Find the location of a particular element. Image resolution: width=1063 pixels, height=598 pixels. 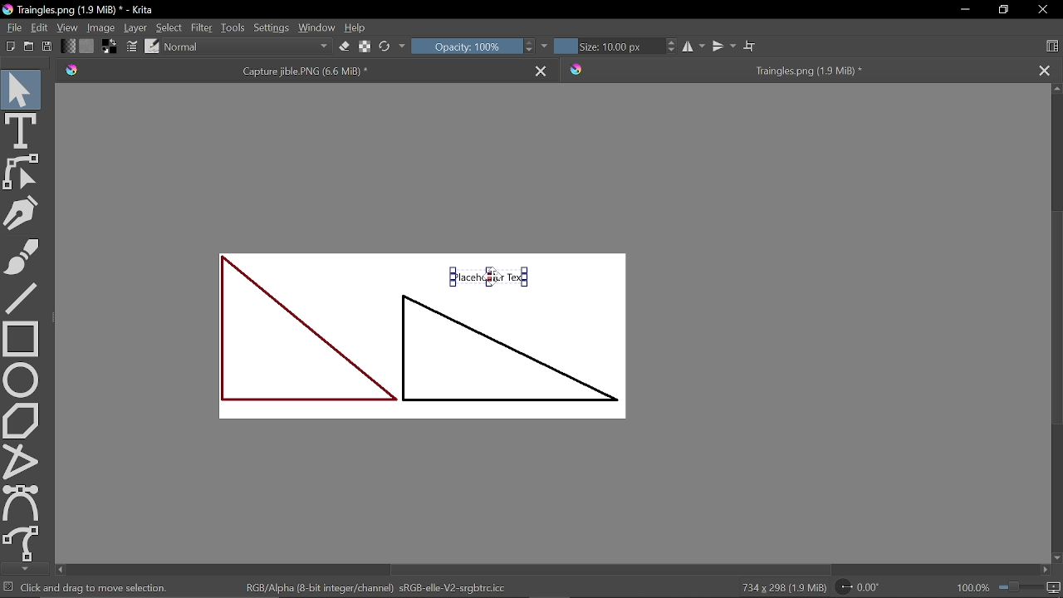

Rotate is located at coordinates (858, 588).